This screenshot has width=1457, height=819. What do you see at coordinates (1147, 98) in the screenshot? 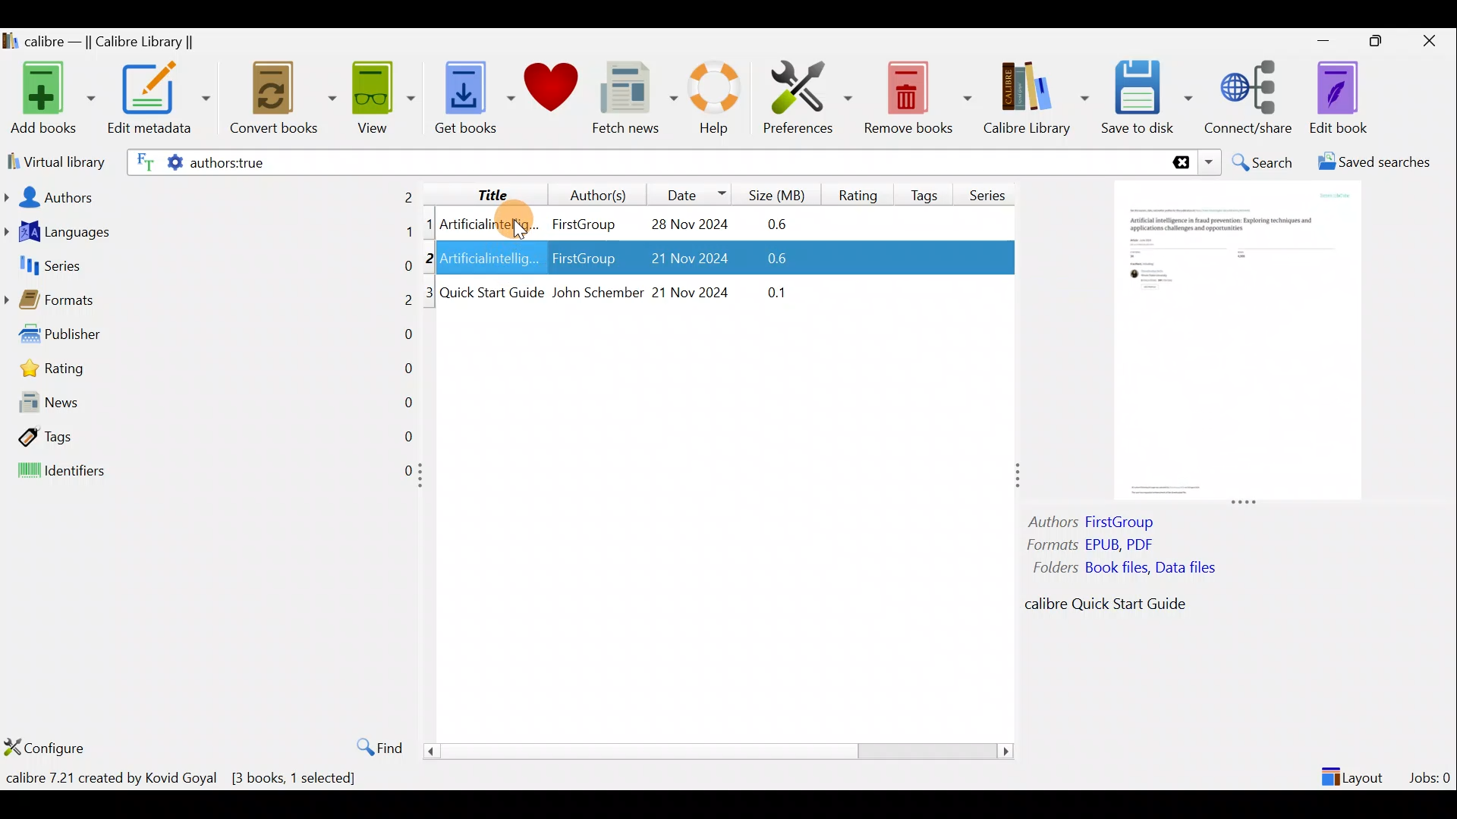
I see `Save to disk` at bounding box center [1147, 98].